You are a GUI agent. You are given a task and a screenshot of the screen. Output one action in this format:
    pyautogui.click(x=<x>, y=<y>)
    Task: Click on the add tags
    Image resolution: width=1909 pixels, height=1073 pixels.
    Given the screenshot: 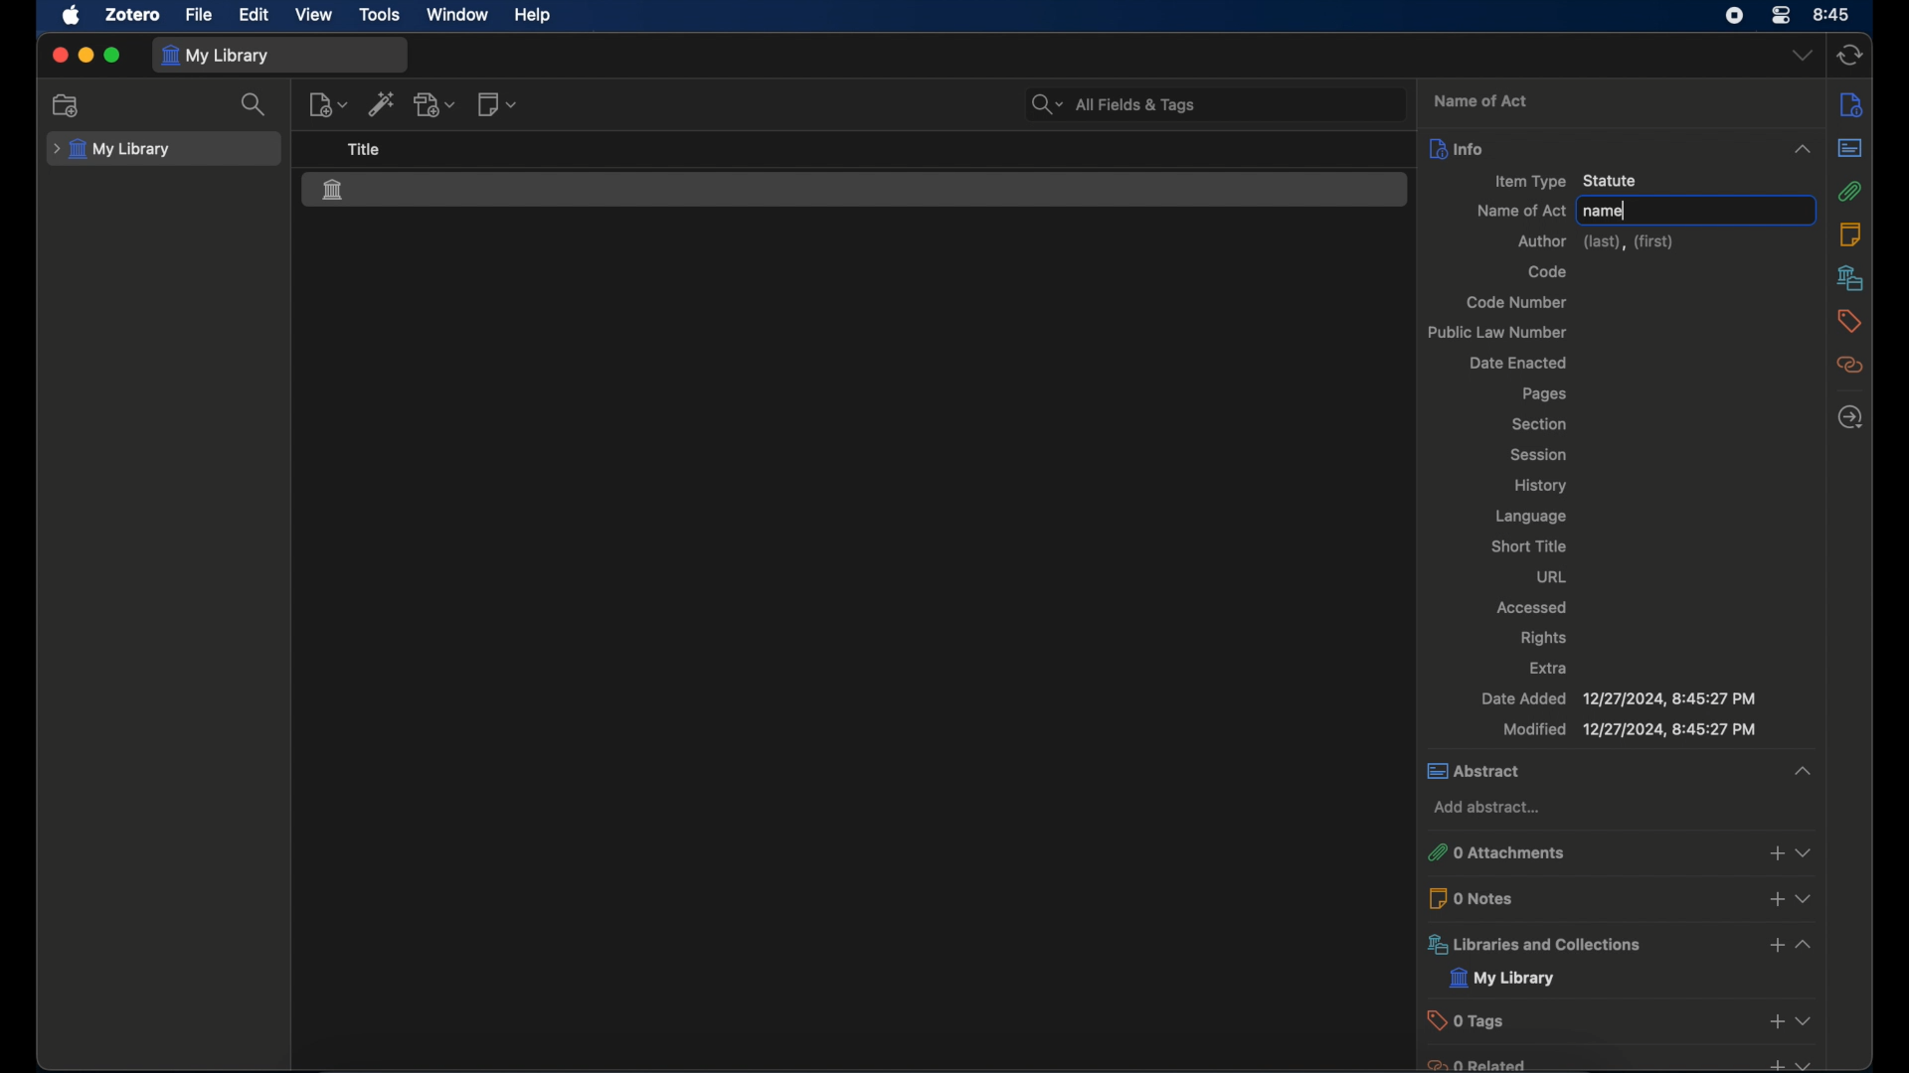 What is the action you would take?
    pyautogui.click(x=1775, y=1022)
    